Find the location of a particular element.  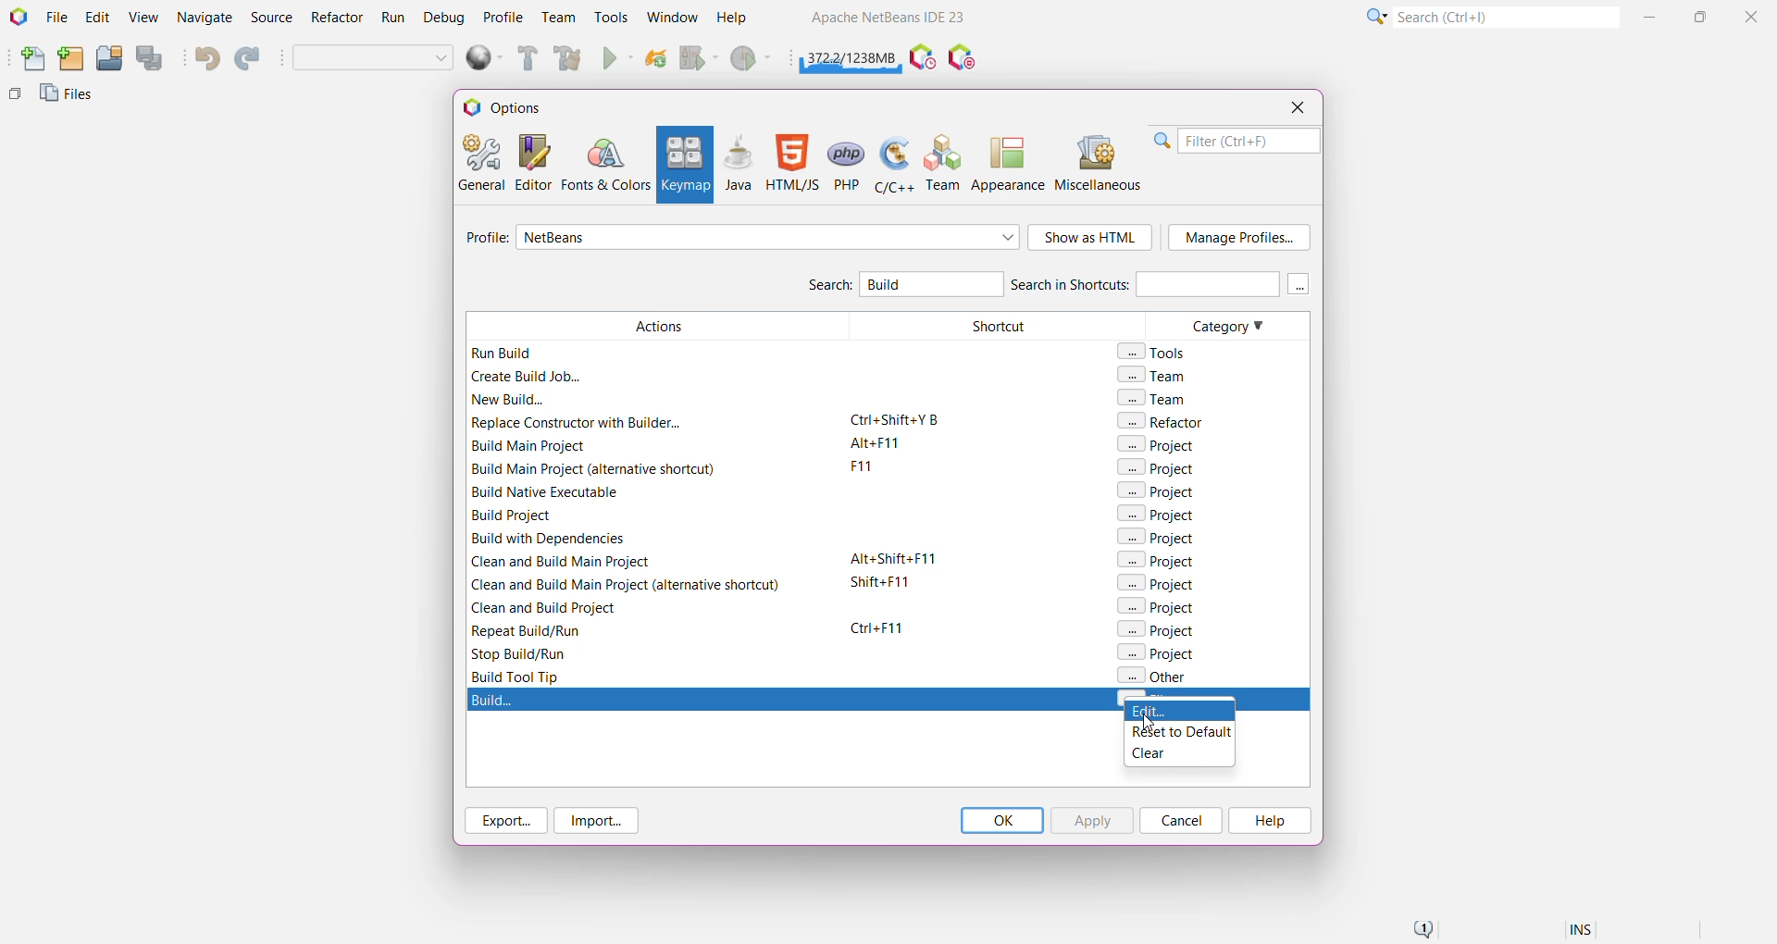

Search is located at coordinates (828, 287).